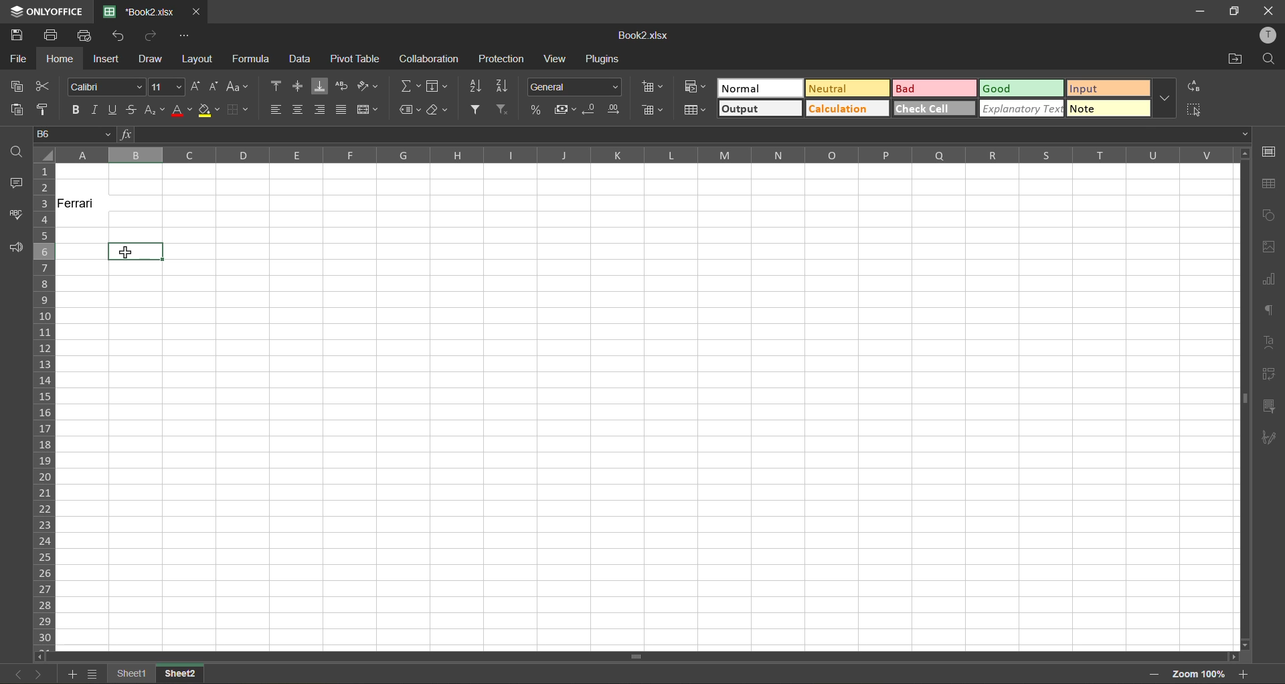  Describe the element at coordinates (168, 87) in the screenshot. I see `font size` at that location.